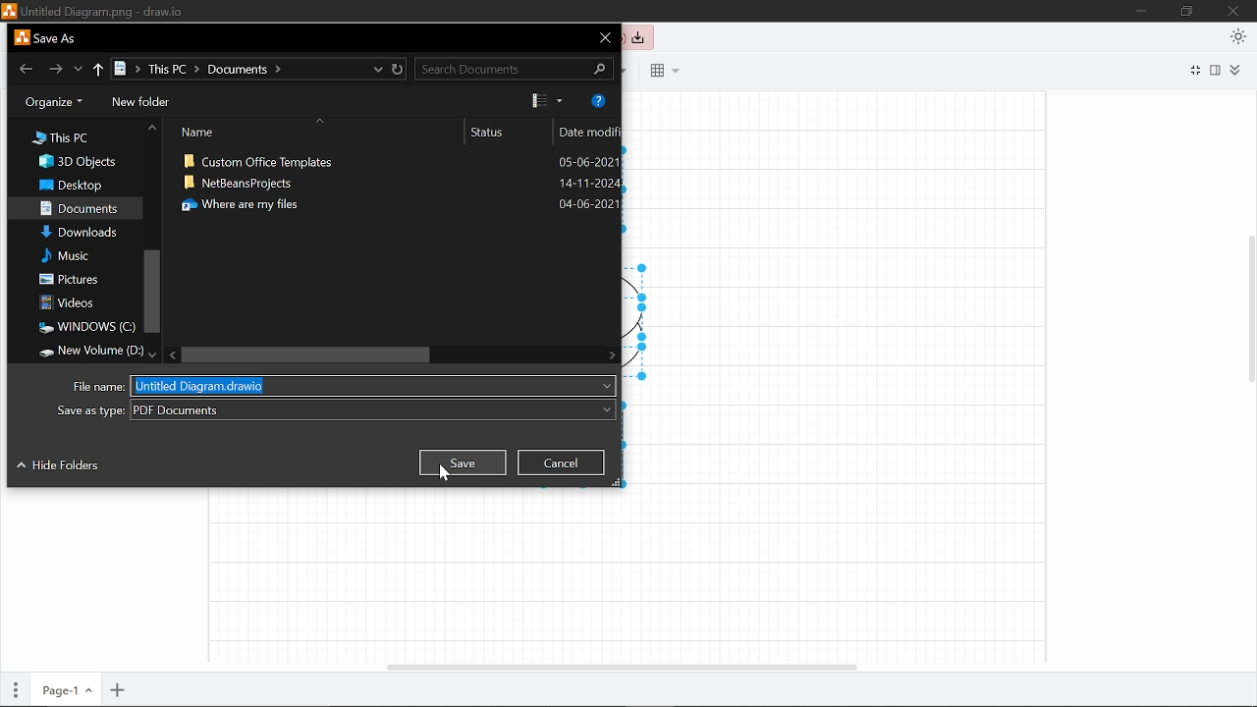 Image resolution: width=1257 pixels, height=707 pixels. Describe the element at coordinates (81, 69) in the screenshot. I see `previous locations` at that location.